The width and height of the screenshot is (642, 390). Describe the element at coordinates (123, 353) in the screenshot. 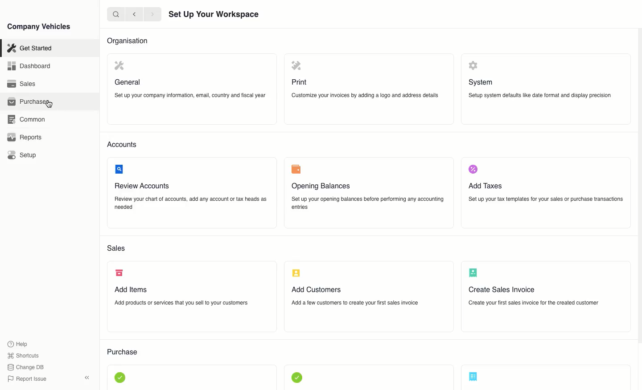

I see `Purchase` at that location.